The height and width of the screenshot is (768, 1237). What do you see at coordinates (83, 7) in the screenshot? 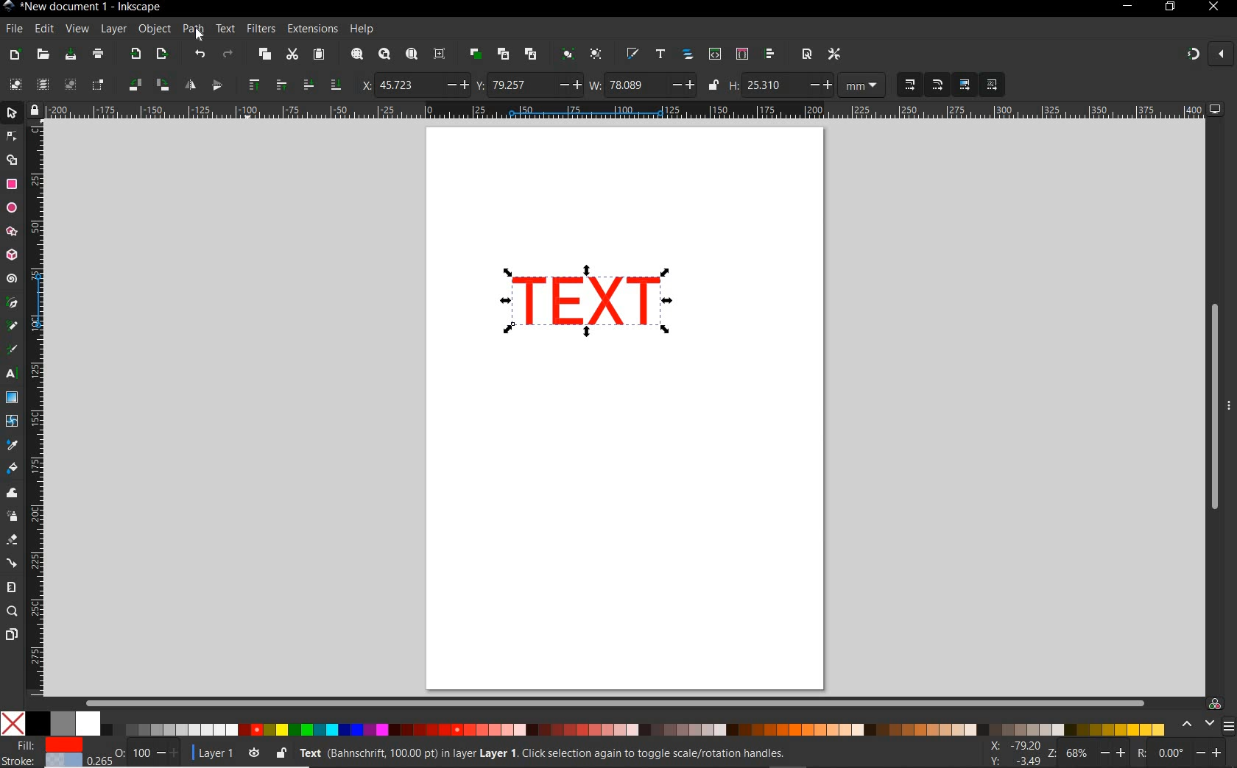
I see `FILE NAME` at bounding box center [83, 7].